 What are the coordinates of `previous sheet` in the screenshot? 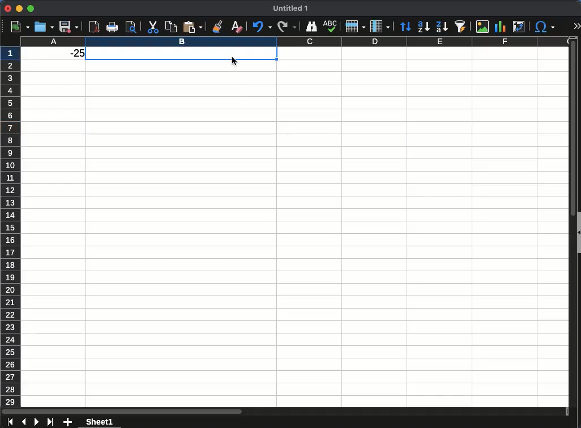 It's located at (25, 422).